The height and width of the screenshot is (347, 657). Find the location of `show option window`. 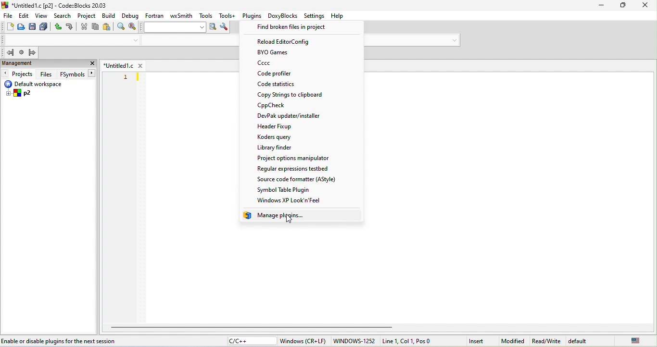

show option window is located at coordinates (225, 29).